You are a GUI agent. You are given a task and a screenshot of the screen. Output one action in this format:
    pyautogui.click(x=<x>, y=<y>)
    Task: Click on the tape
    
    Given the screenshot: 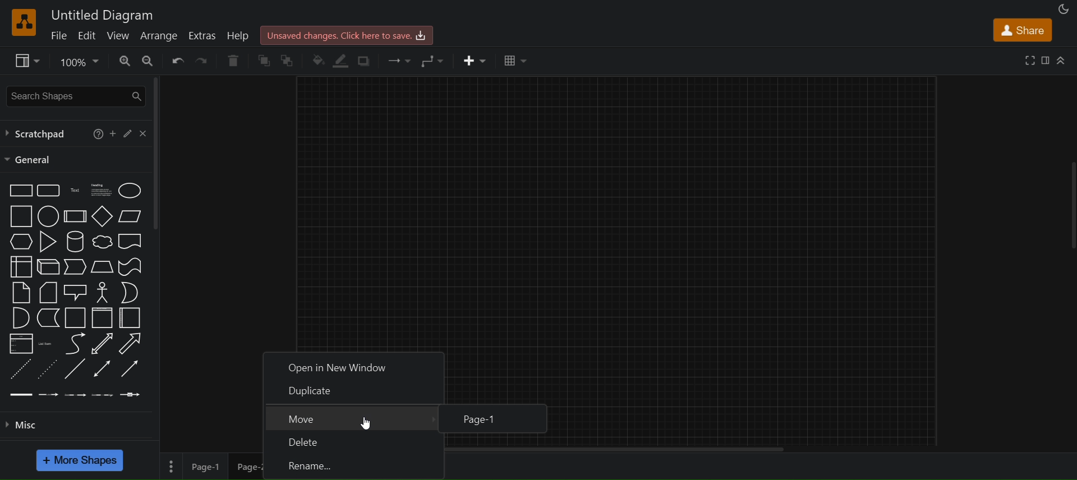 What is the action you would take?
    pyautogui.click(x=130, y=266)
    